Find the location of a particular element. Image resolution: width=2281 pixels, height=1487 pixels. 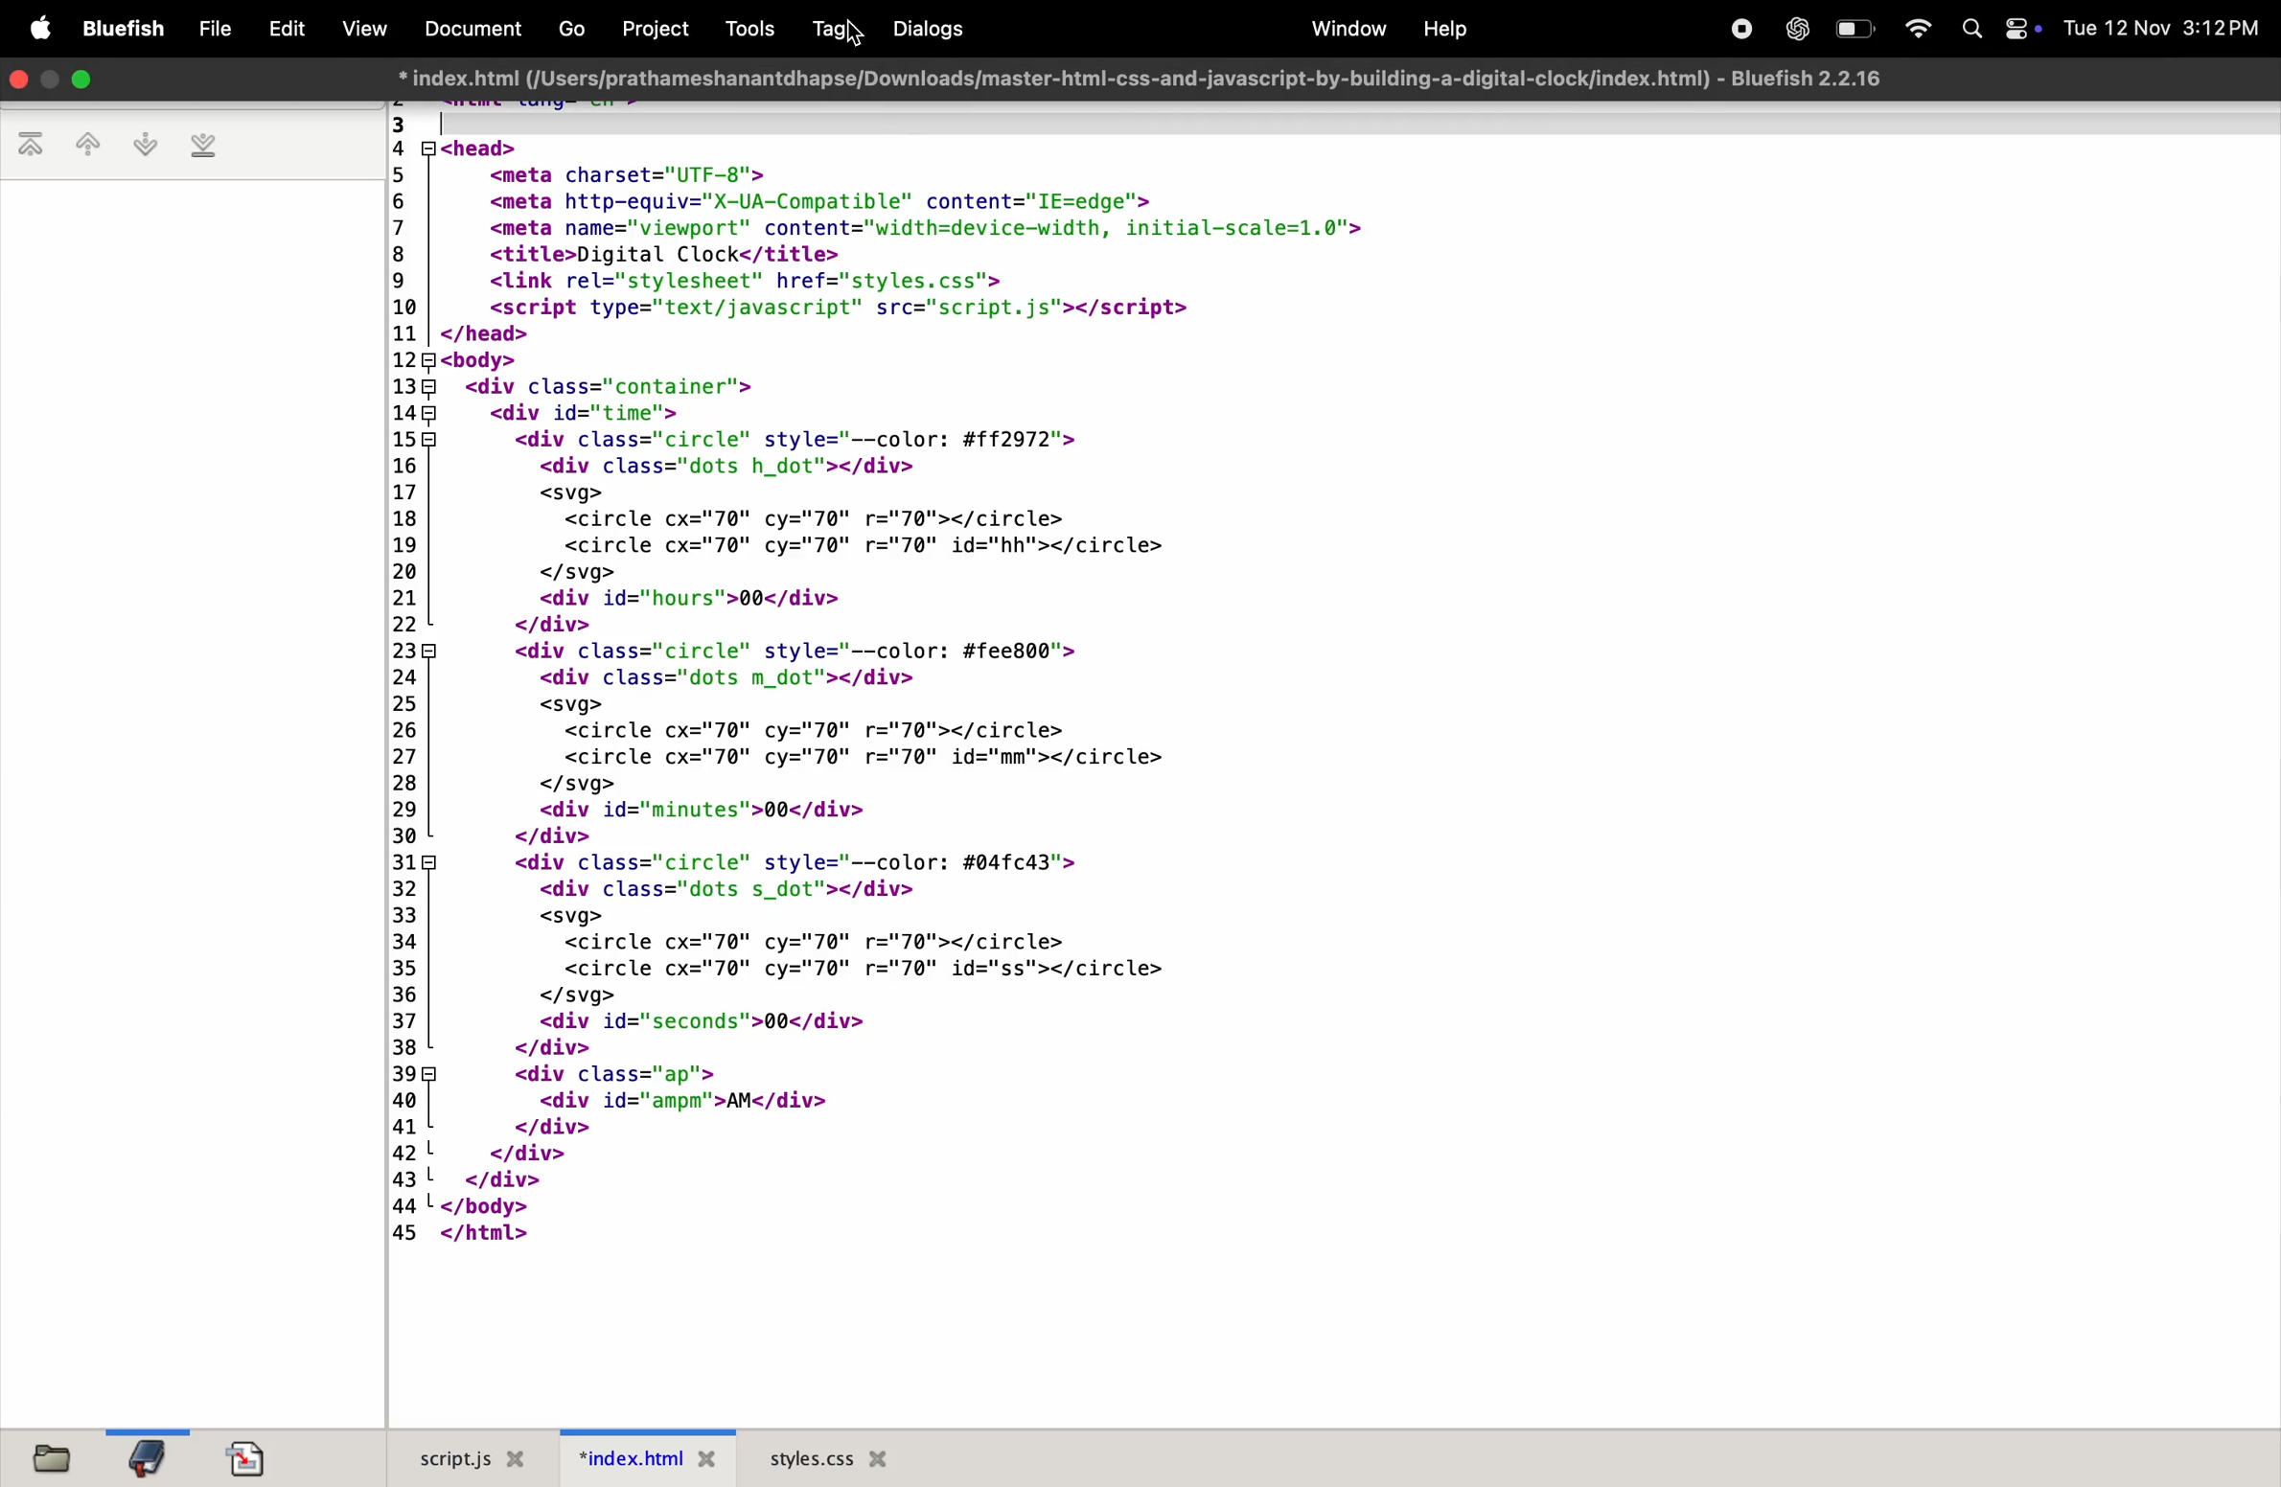

wifi is located at coordinates (1911, 29).